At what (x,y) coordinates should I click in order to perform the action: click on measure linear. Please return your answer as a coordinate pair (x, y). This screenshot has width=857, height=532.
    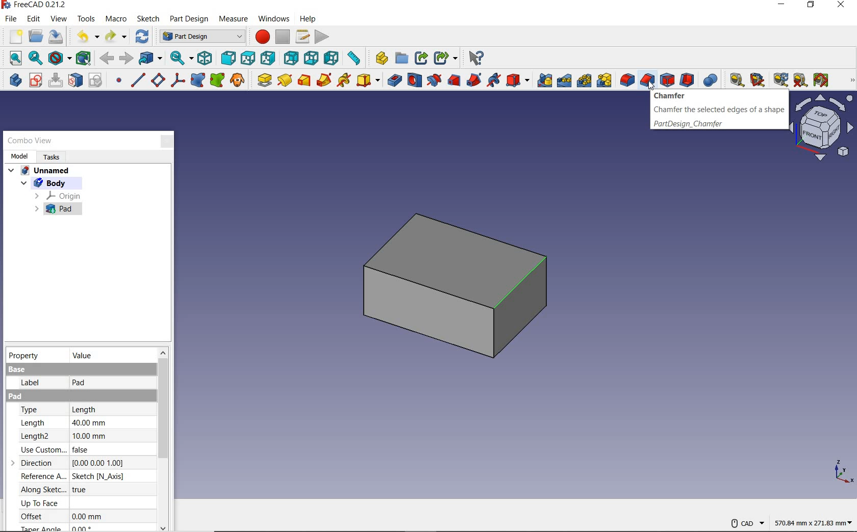
    Looking at the image, I should click on (734, 79).